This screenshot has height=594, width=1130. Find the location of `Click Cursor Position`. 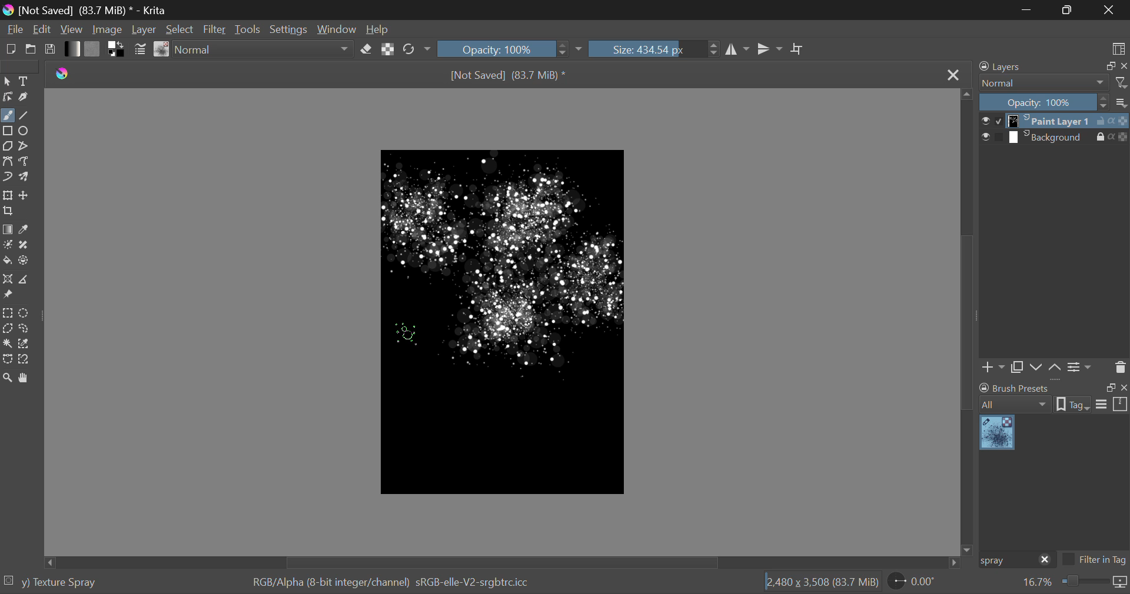

Click Cursor Position is located at coordinates (407, 333).